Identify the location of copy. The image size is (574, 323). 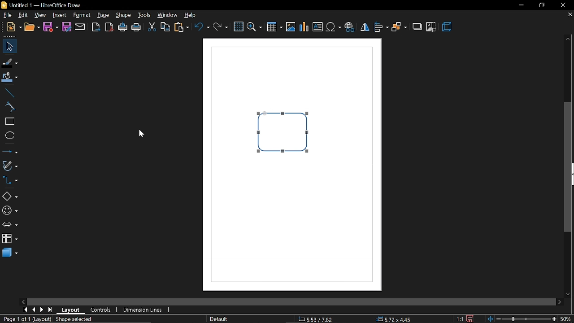
(165, 26).